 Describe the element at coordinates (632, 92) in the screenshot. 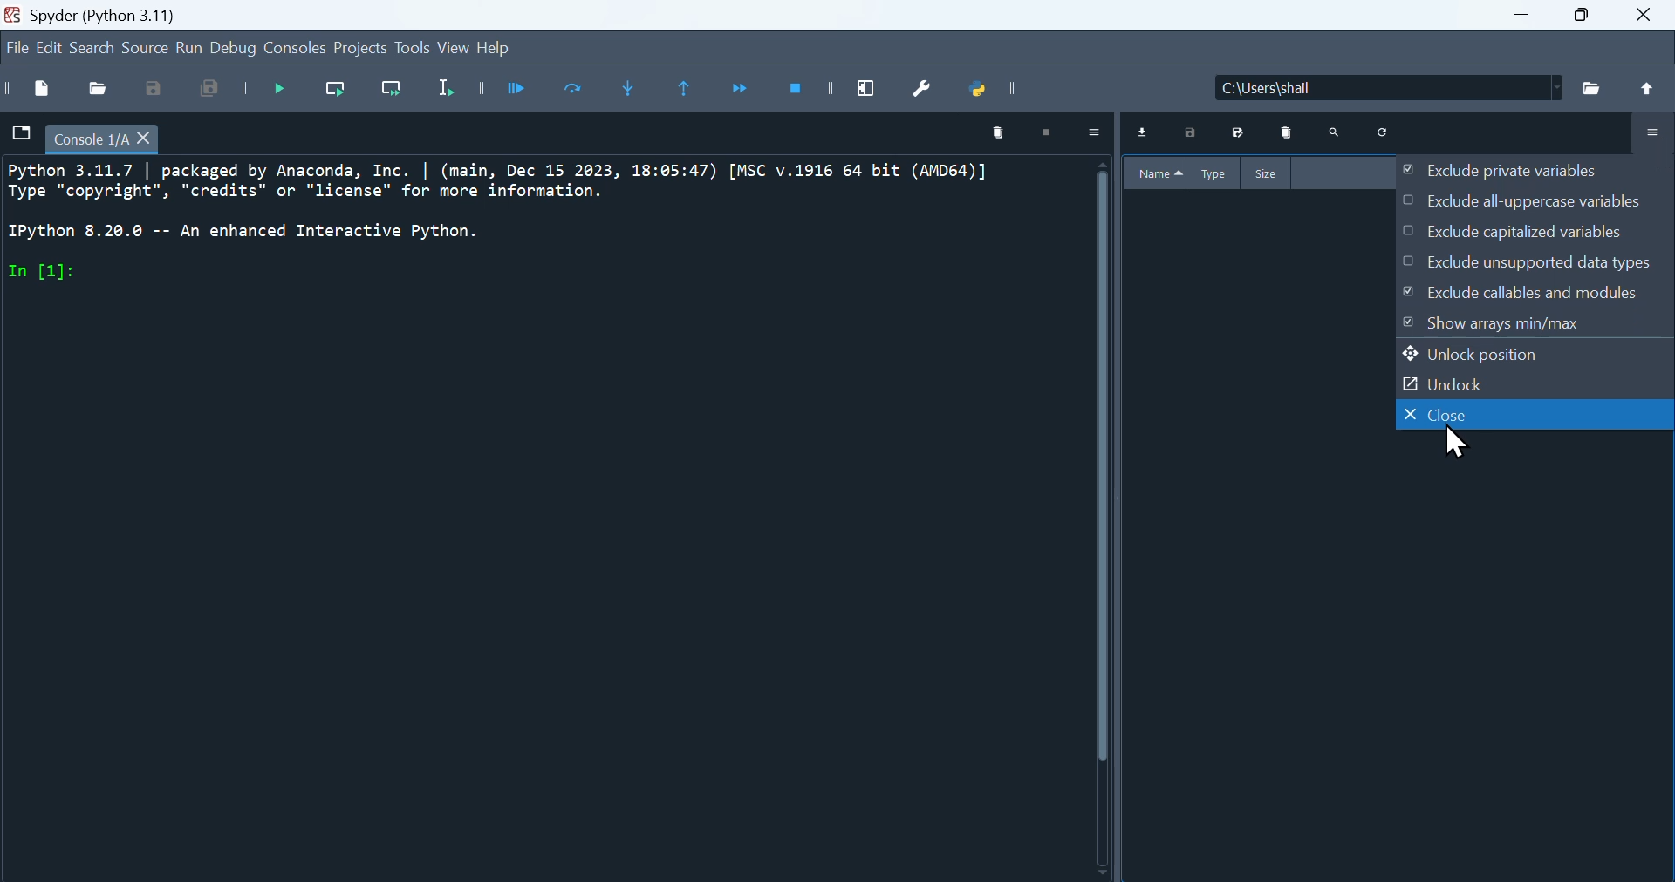

I see `Step into function` at that location.